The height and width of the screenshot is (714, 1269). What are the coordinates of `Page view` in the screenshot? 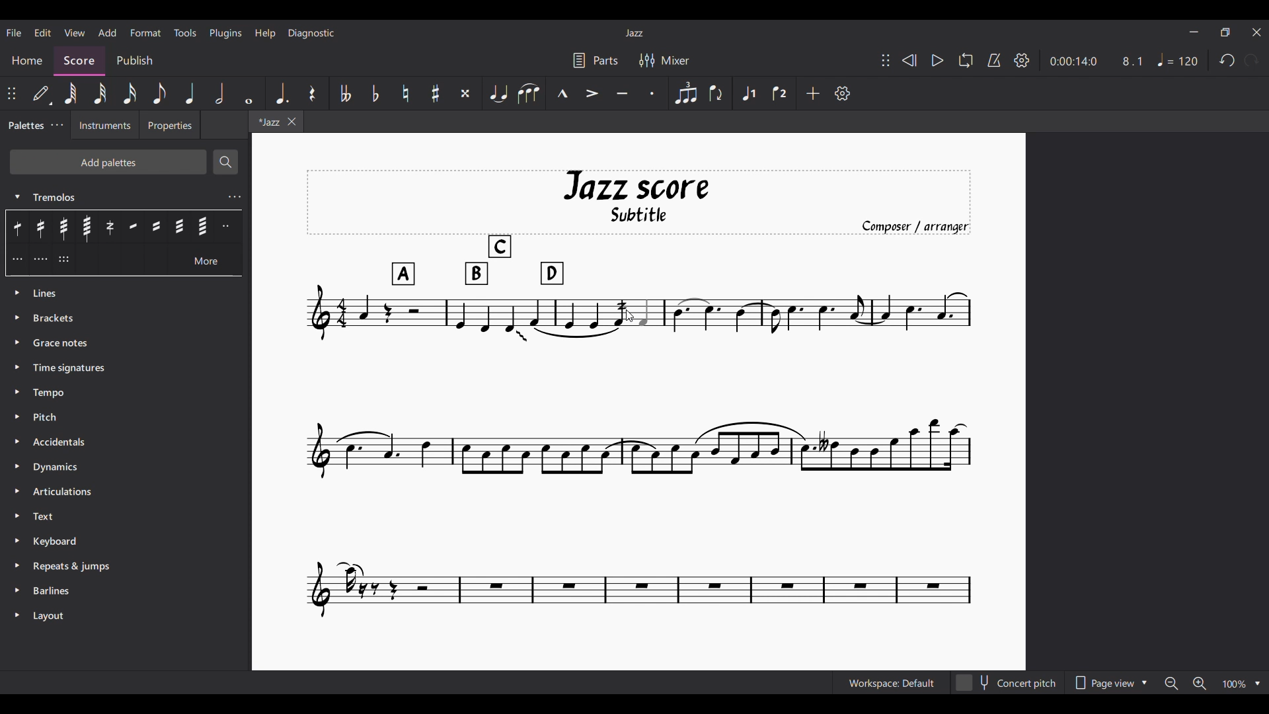 It's located at (1109, 682).